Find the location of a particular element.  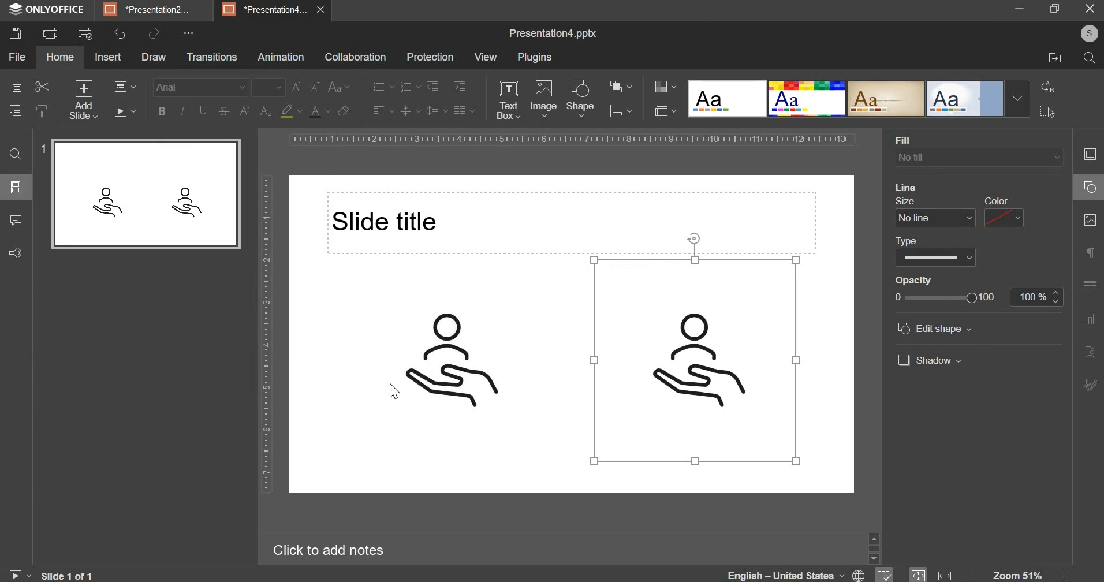

decrease zoom is located at coordinates (974, 575).